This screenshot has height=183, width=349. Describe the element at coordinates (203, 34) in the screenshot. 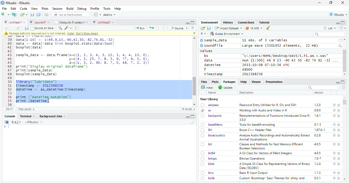

I see `R` at that location.